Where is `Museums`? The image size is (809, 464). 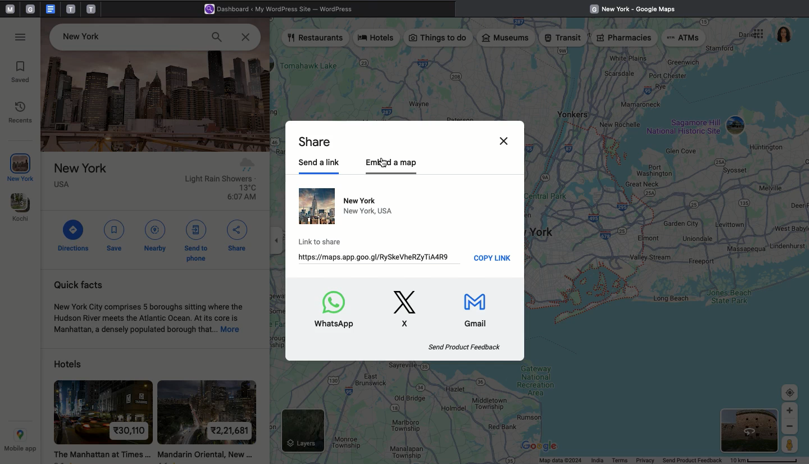
Museums is located at coordinates (507, 39).